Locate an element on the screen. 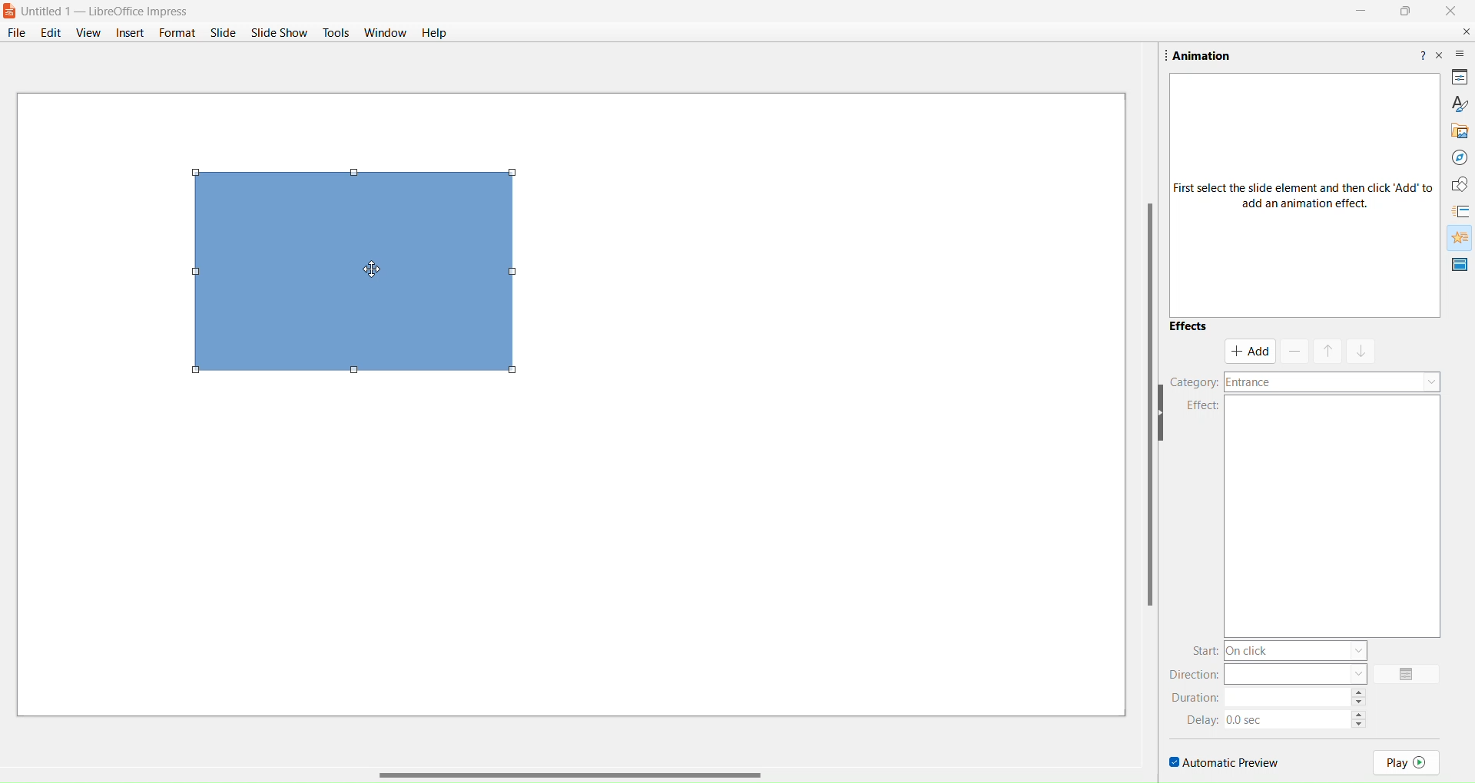 This screenshot has height=783, width=1475. category is located at coordinates (1194, 381).